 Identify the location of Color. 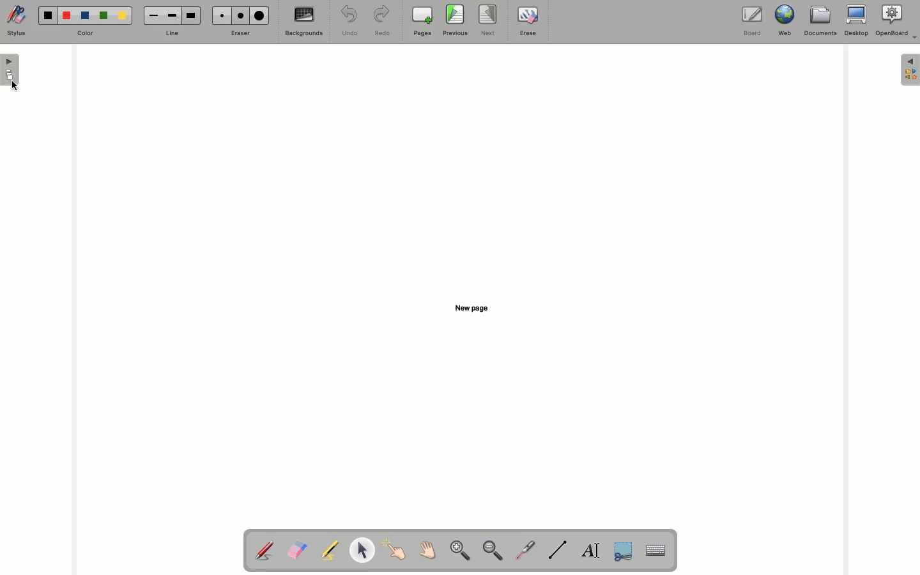
(85, 34).